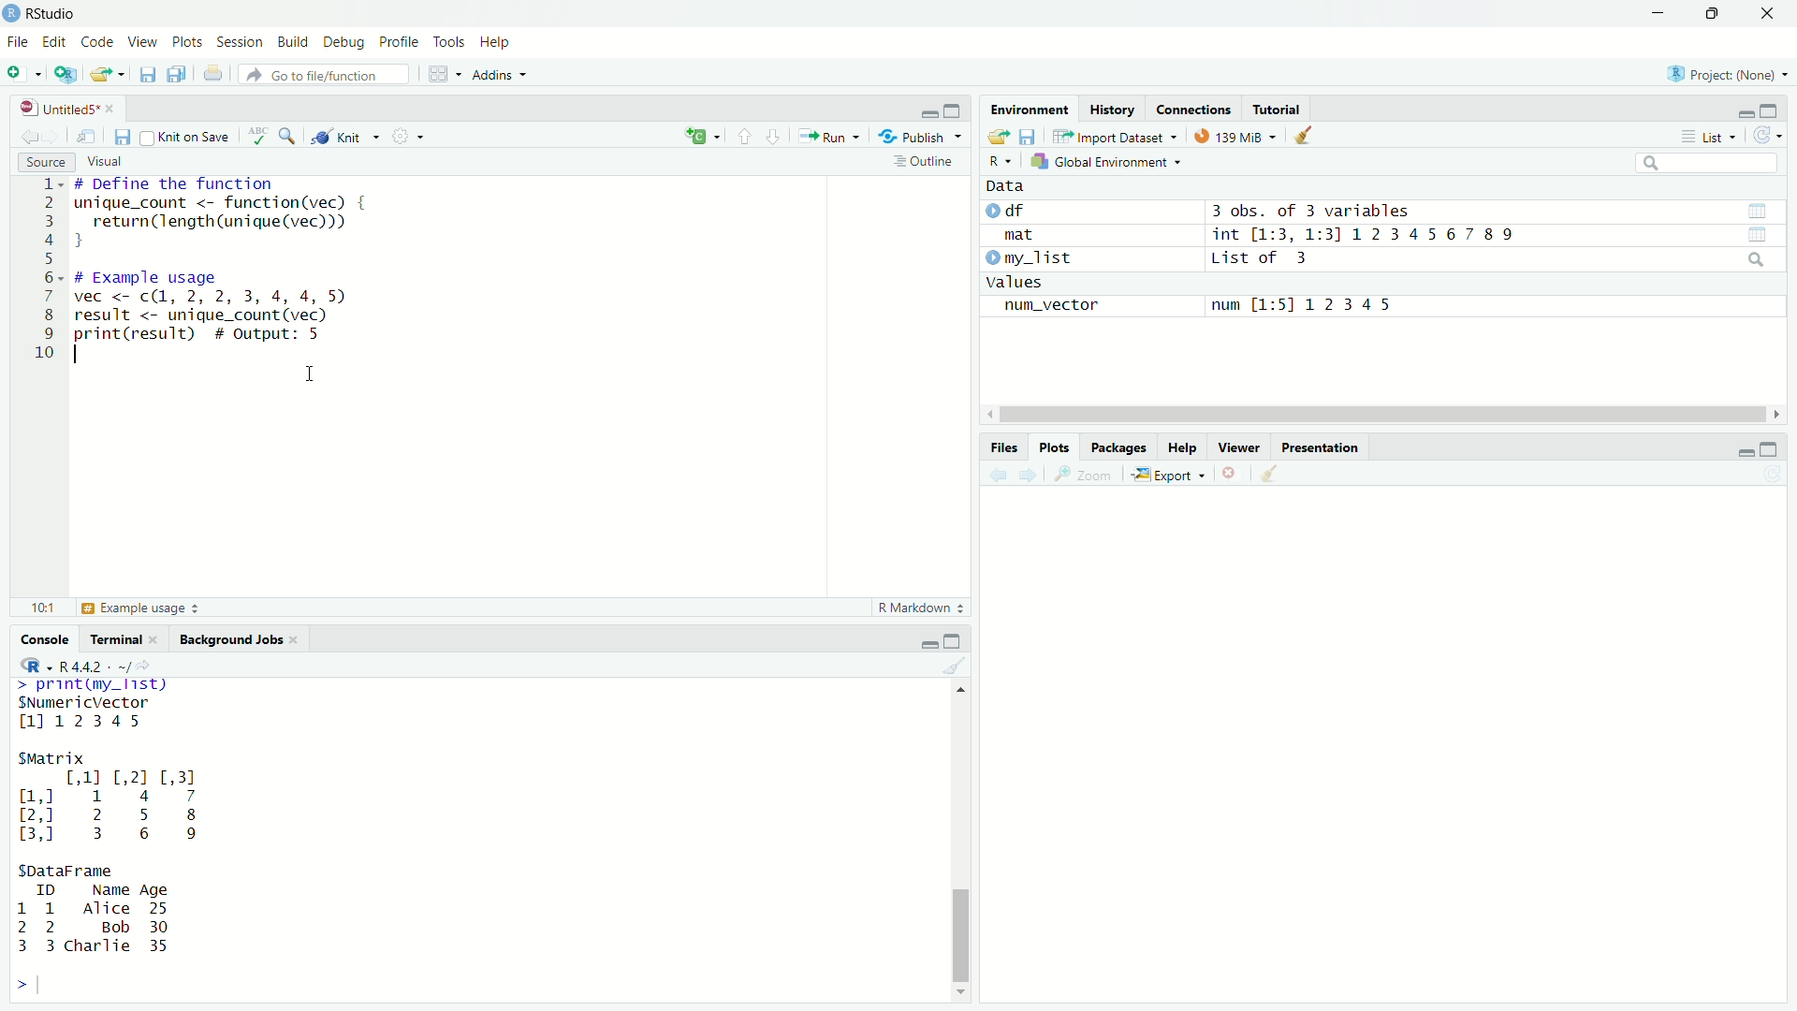 This screenshot has width=1797, height=1011. I want to click on maximize, so click(1768, 449).